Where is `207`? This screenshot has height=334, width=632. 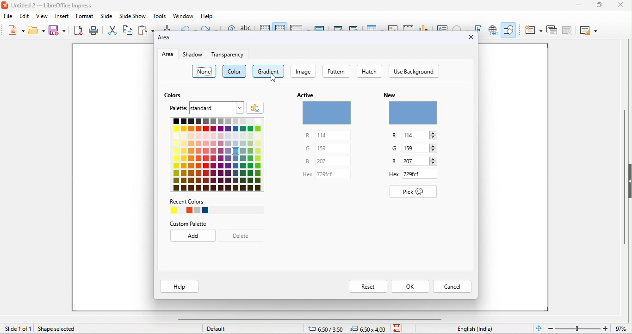
207 is located at coordinates (420, 161).